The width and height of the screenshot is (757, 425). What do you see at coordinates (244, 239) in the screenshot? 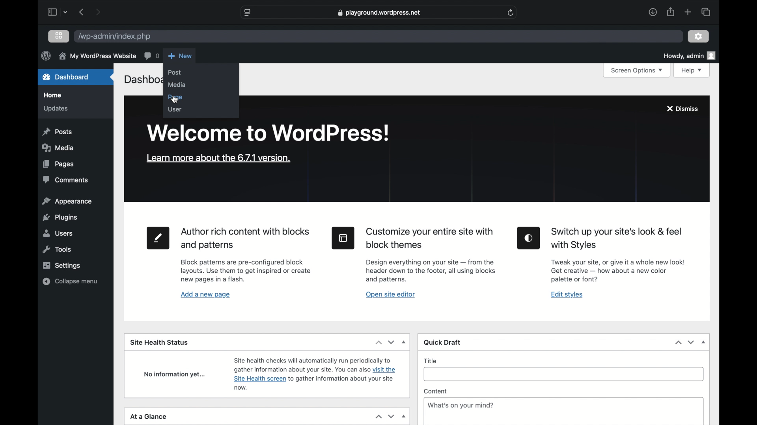
I see `heading` at bounding box center [244, 239].